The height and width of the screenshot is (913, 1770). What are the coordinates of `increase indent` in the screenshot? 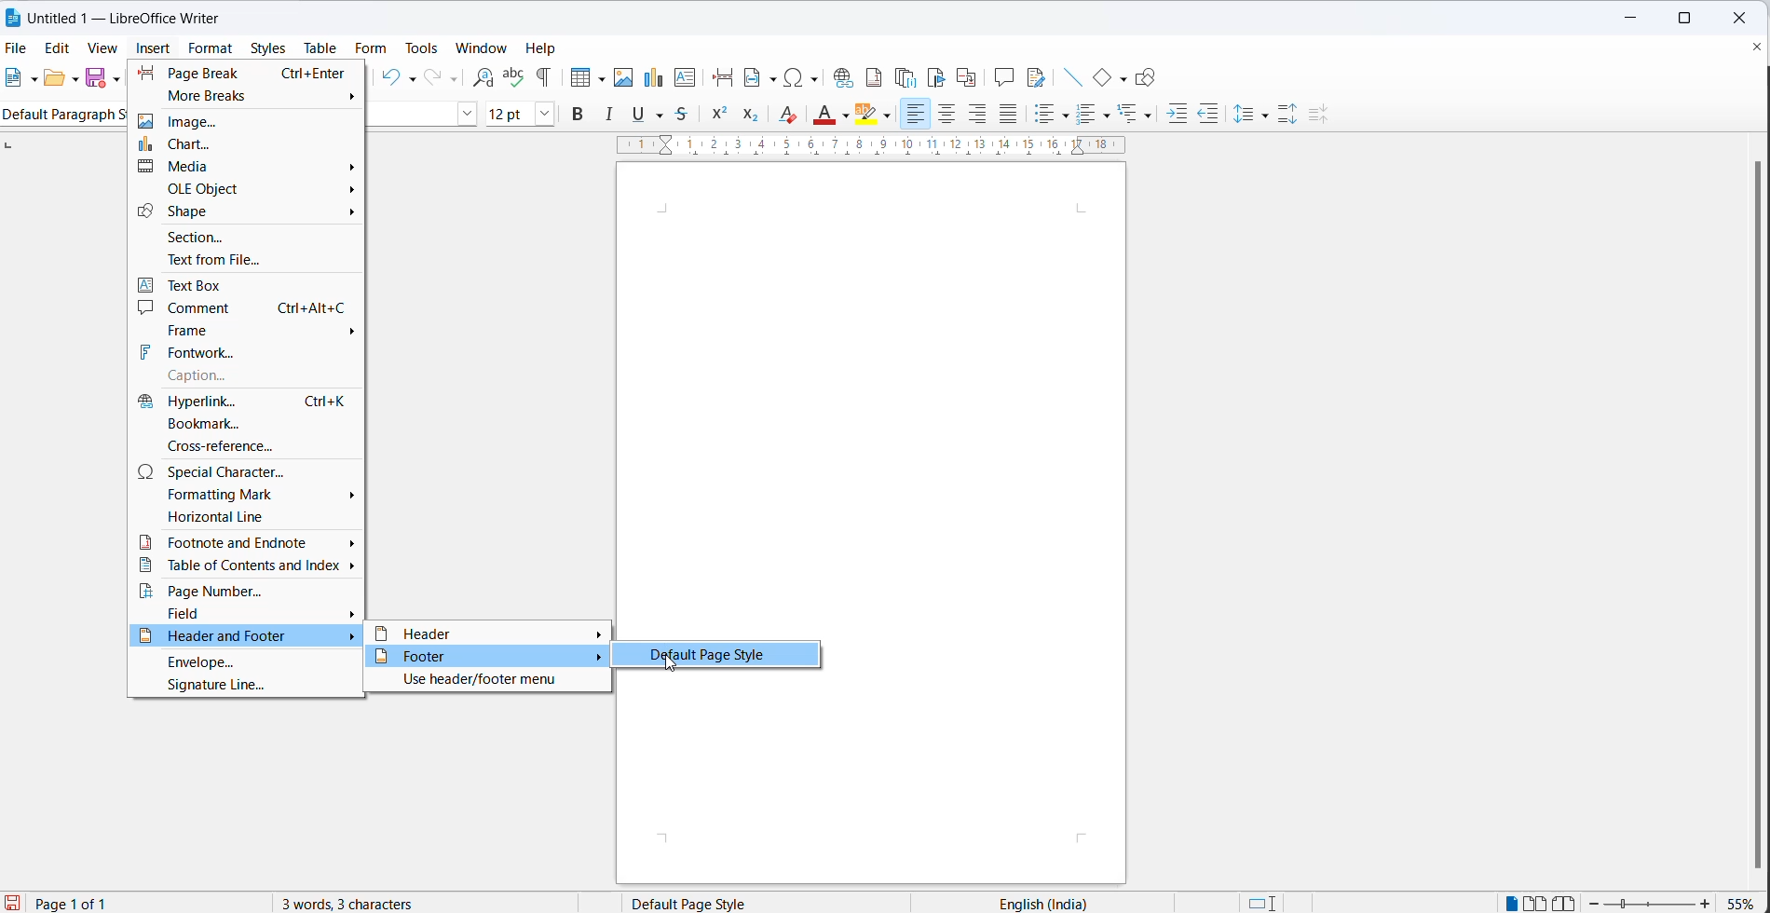 It's located at (1177, 114).